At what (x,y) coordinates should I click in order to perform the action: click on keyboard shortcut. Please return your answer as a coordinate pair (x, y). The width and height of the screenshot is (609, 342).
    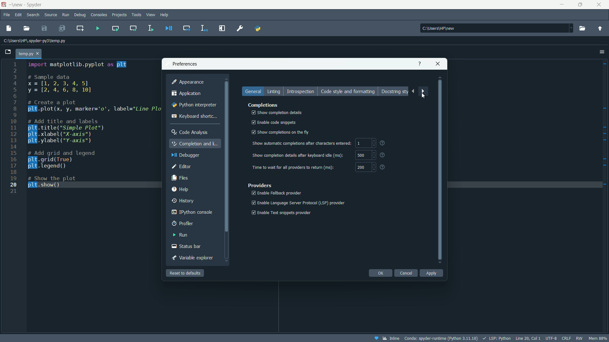
    Looking at the image, I should click on (195, 116).